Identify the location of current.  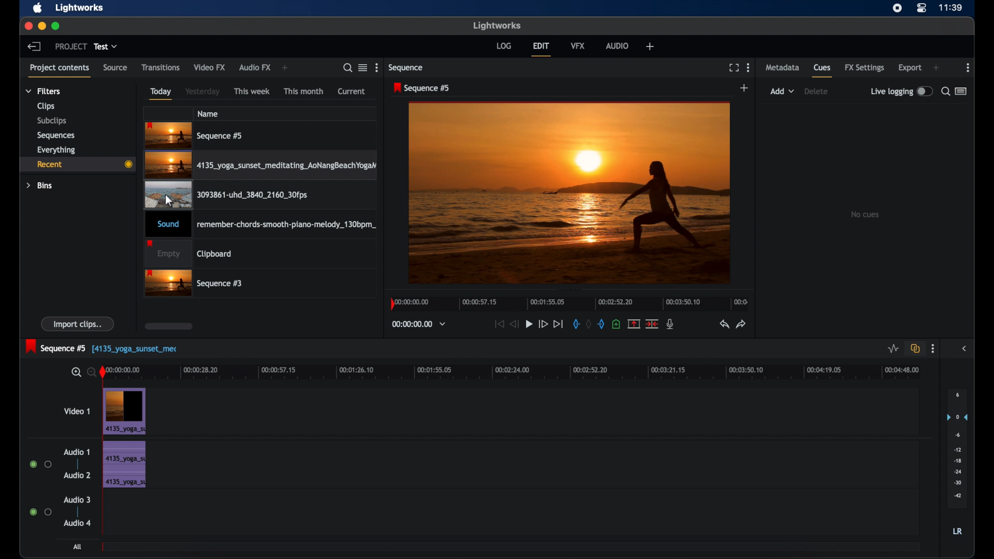
(352, 91).